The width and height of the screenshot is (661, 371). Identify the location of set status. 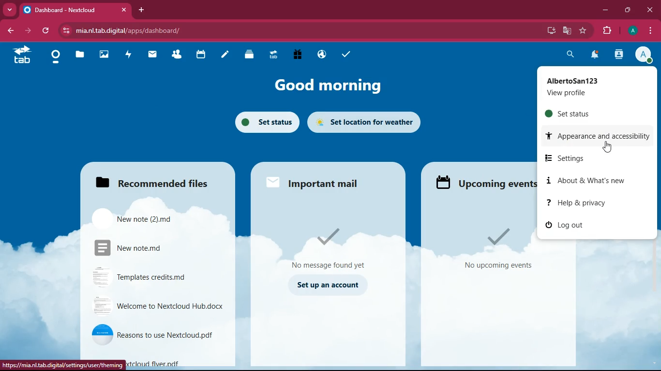
(264, 121).